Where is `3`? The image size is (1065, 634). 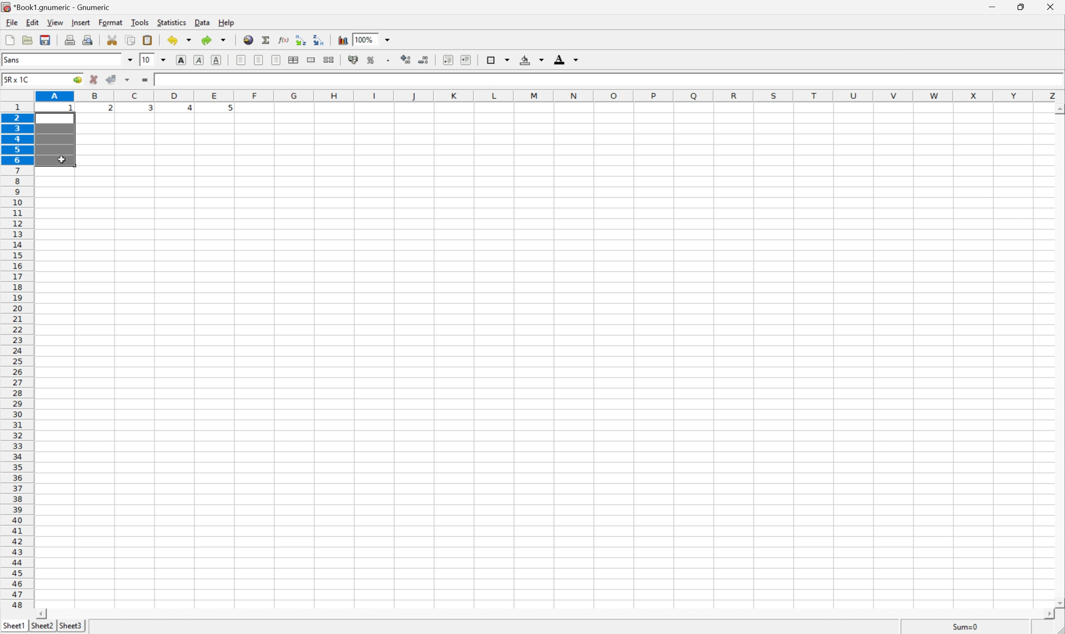 3 is located at coordinates (150, 110).